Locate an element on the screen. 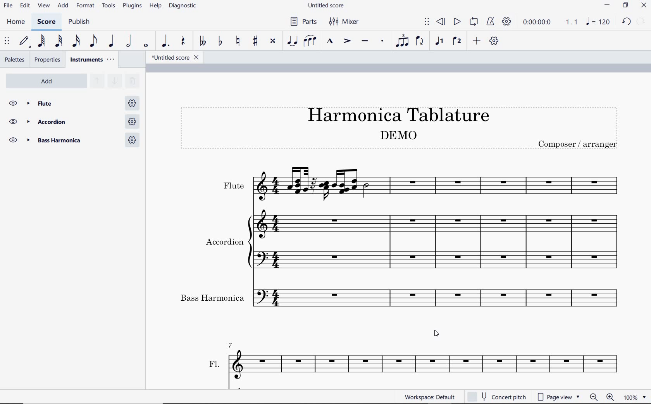  UNDO is located at coordinates (626, 21).